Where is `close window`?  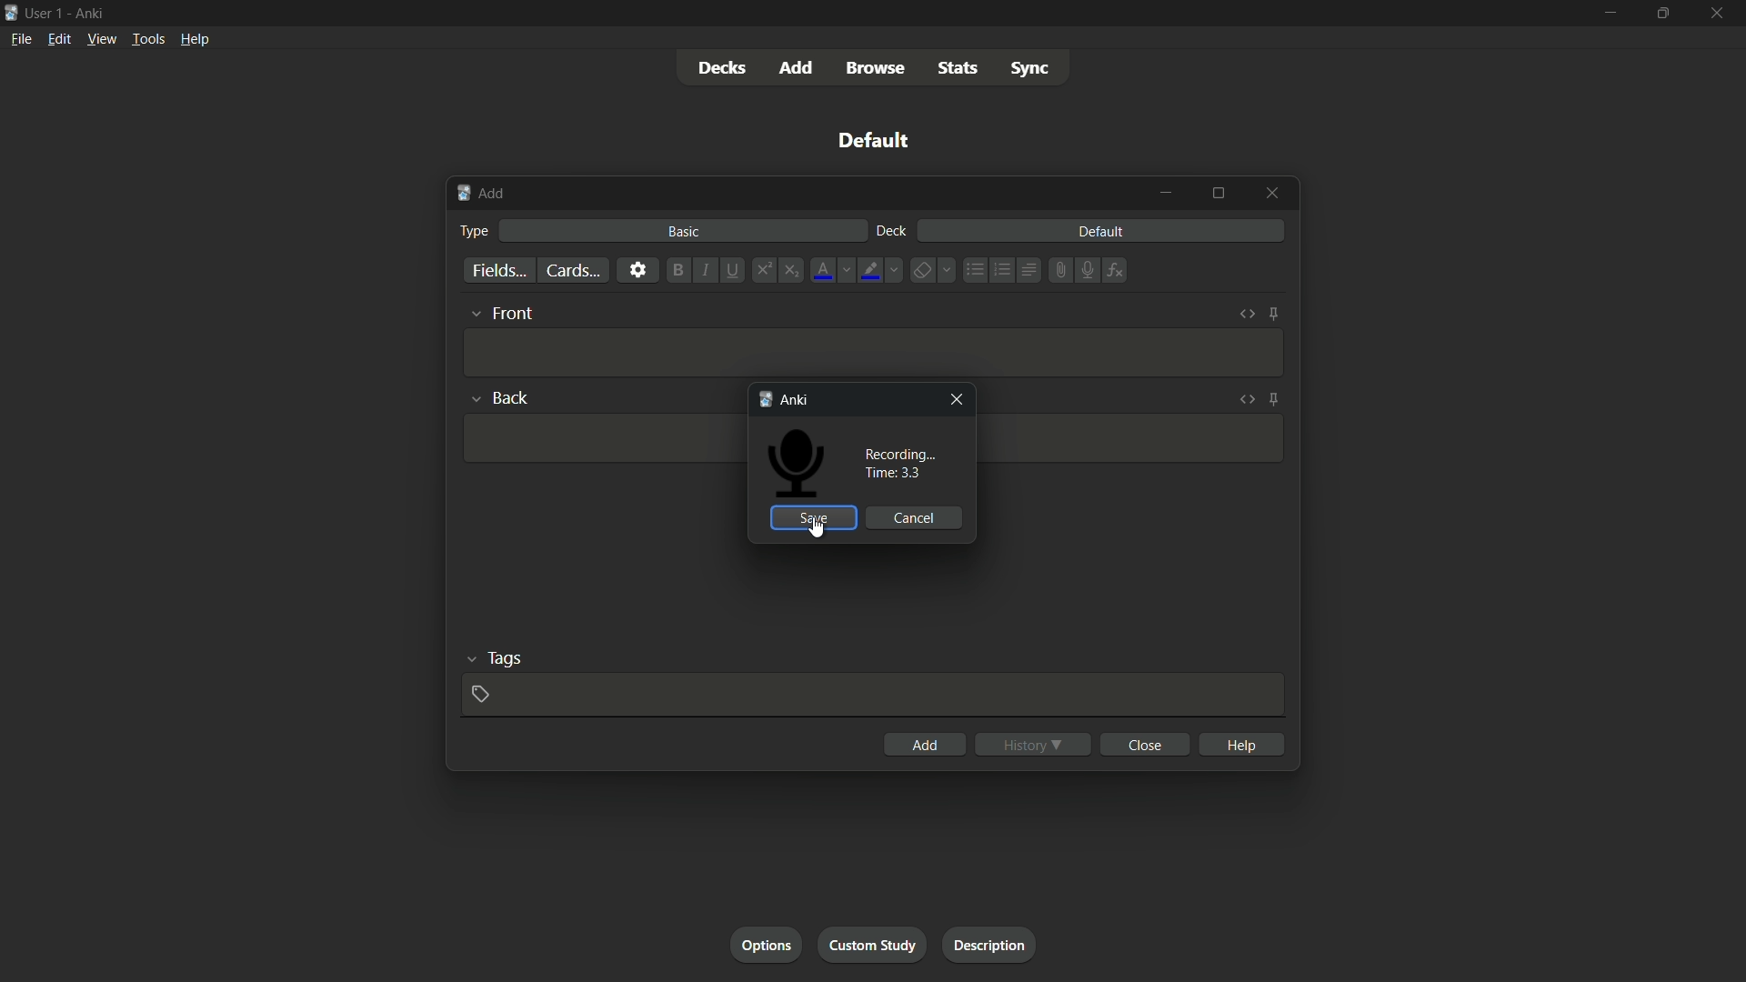 close window is located at coordinates (952, 400).